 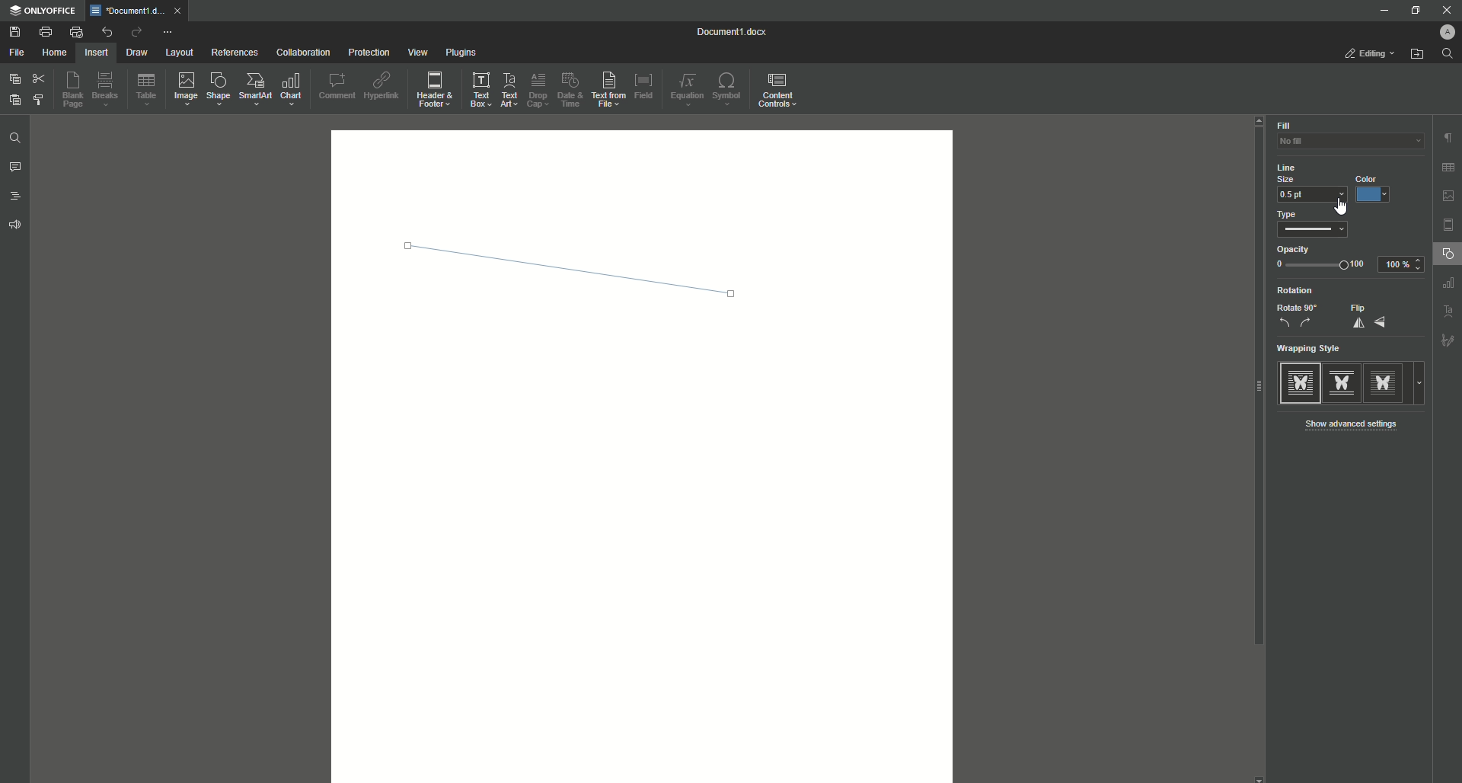 What do you see at coordinates (140, 11) in the screenshot?
I see `tab 1` at bounding box center [140, 11].